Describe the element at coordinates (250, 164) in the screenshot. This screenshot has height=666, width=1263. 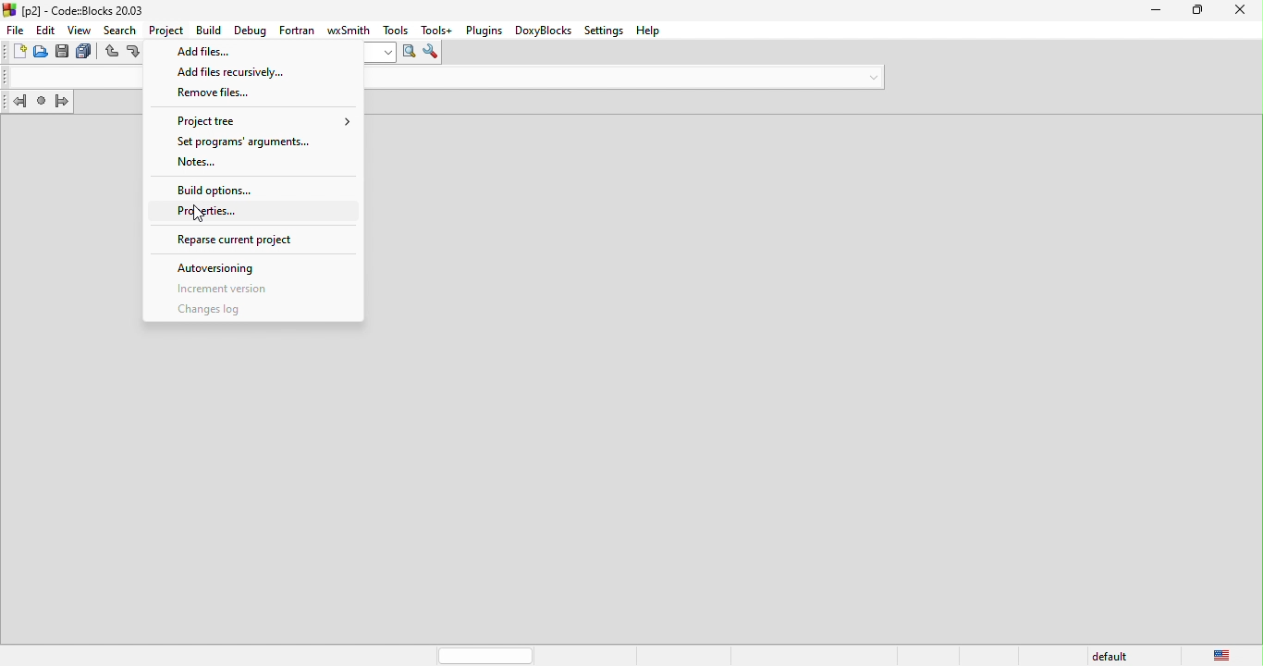
I see `notes` at that location.